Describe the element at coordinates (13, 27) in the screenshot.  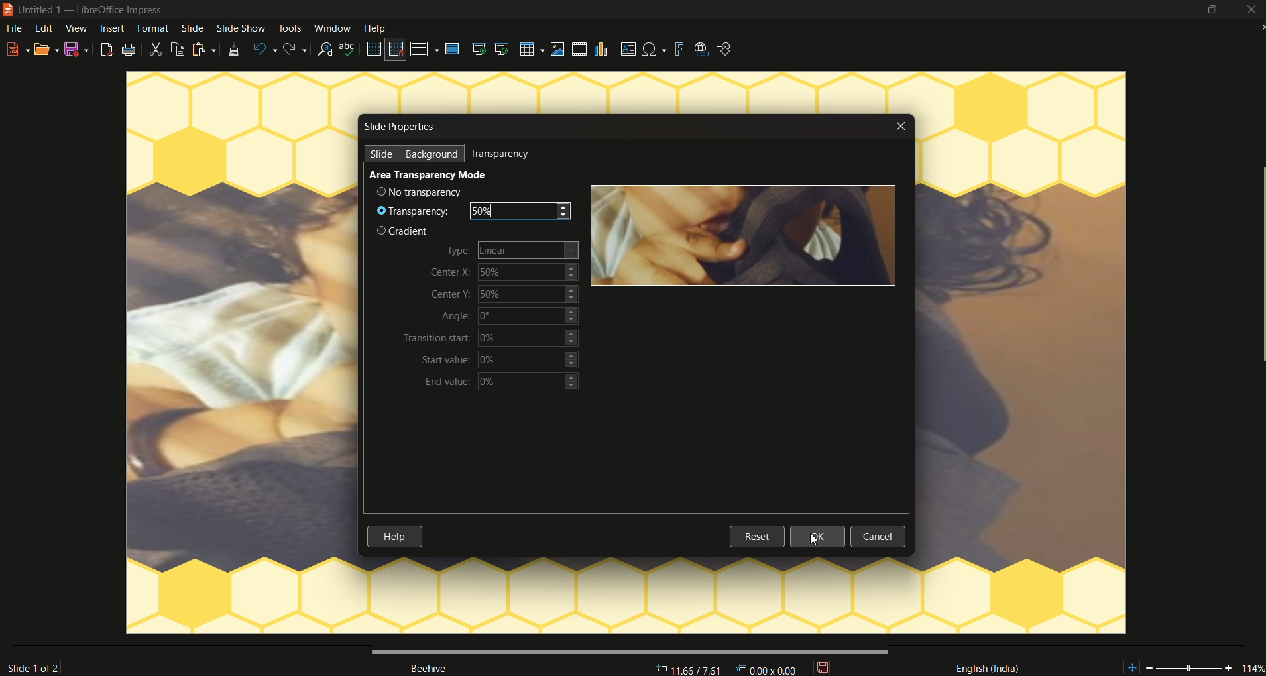
I see `file` at that location.